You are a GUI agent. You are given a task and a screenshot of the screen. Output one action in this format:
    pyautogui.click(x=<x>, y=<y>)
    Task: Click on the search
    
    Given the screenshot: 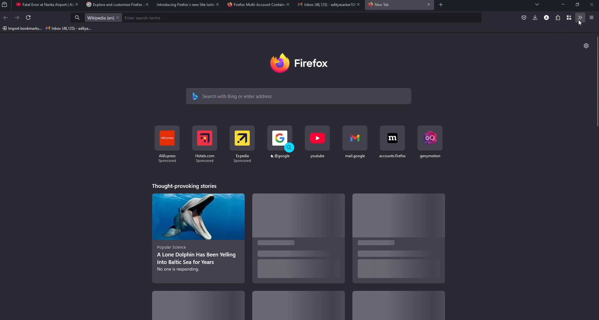 What is the action you would take?
    pyautogui.click(x=235, y=95)
    